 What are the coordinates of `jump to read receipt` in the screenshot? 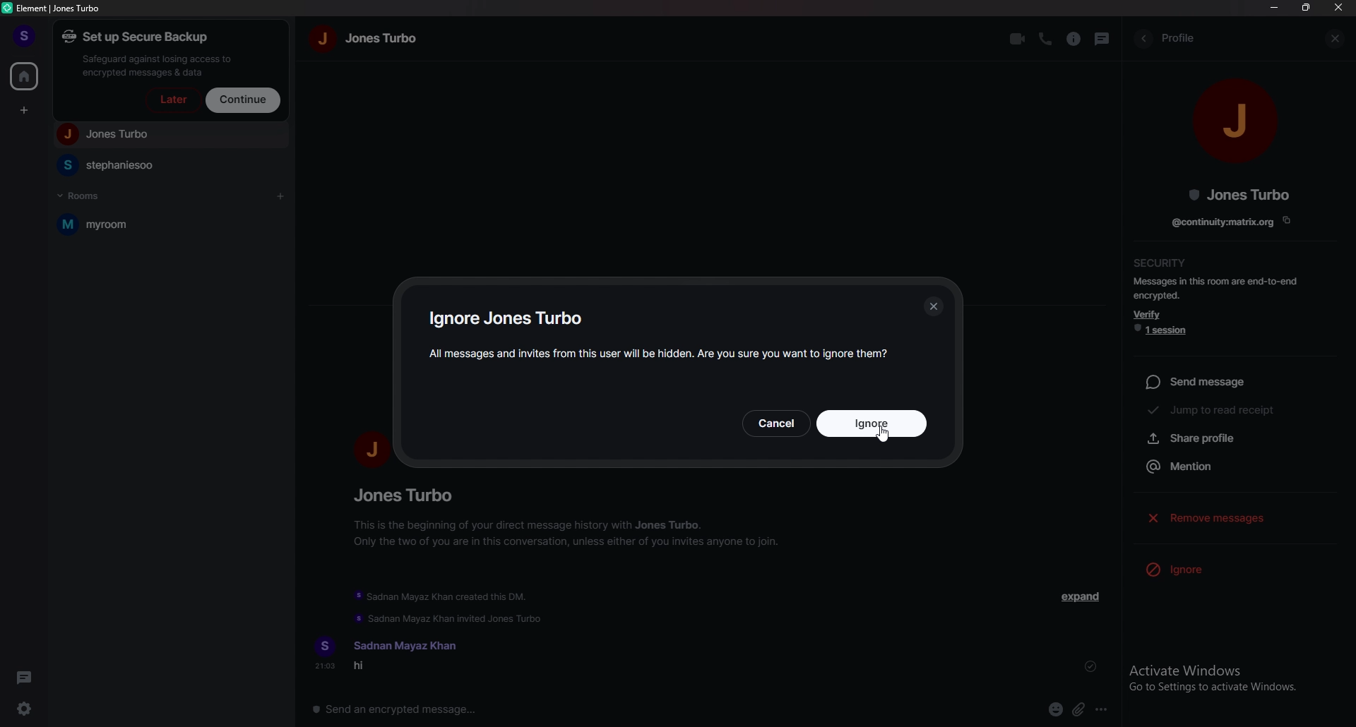 It's located at (1228, 411).